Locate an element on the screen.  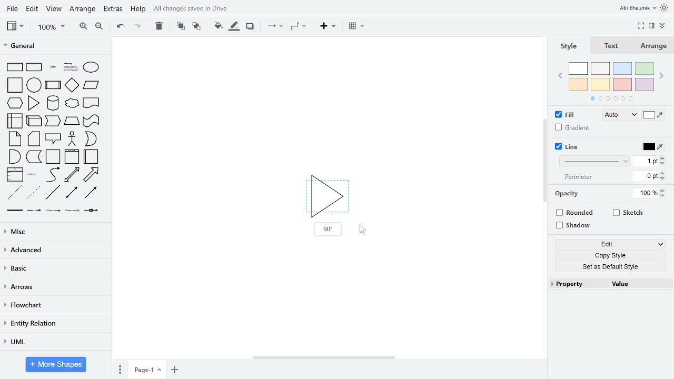
or is located at coordinates (90, 139).